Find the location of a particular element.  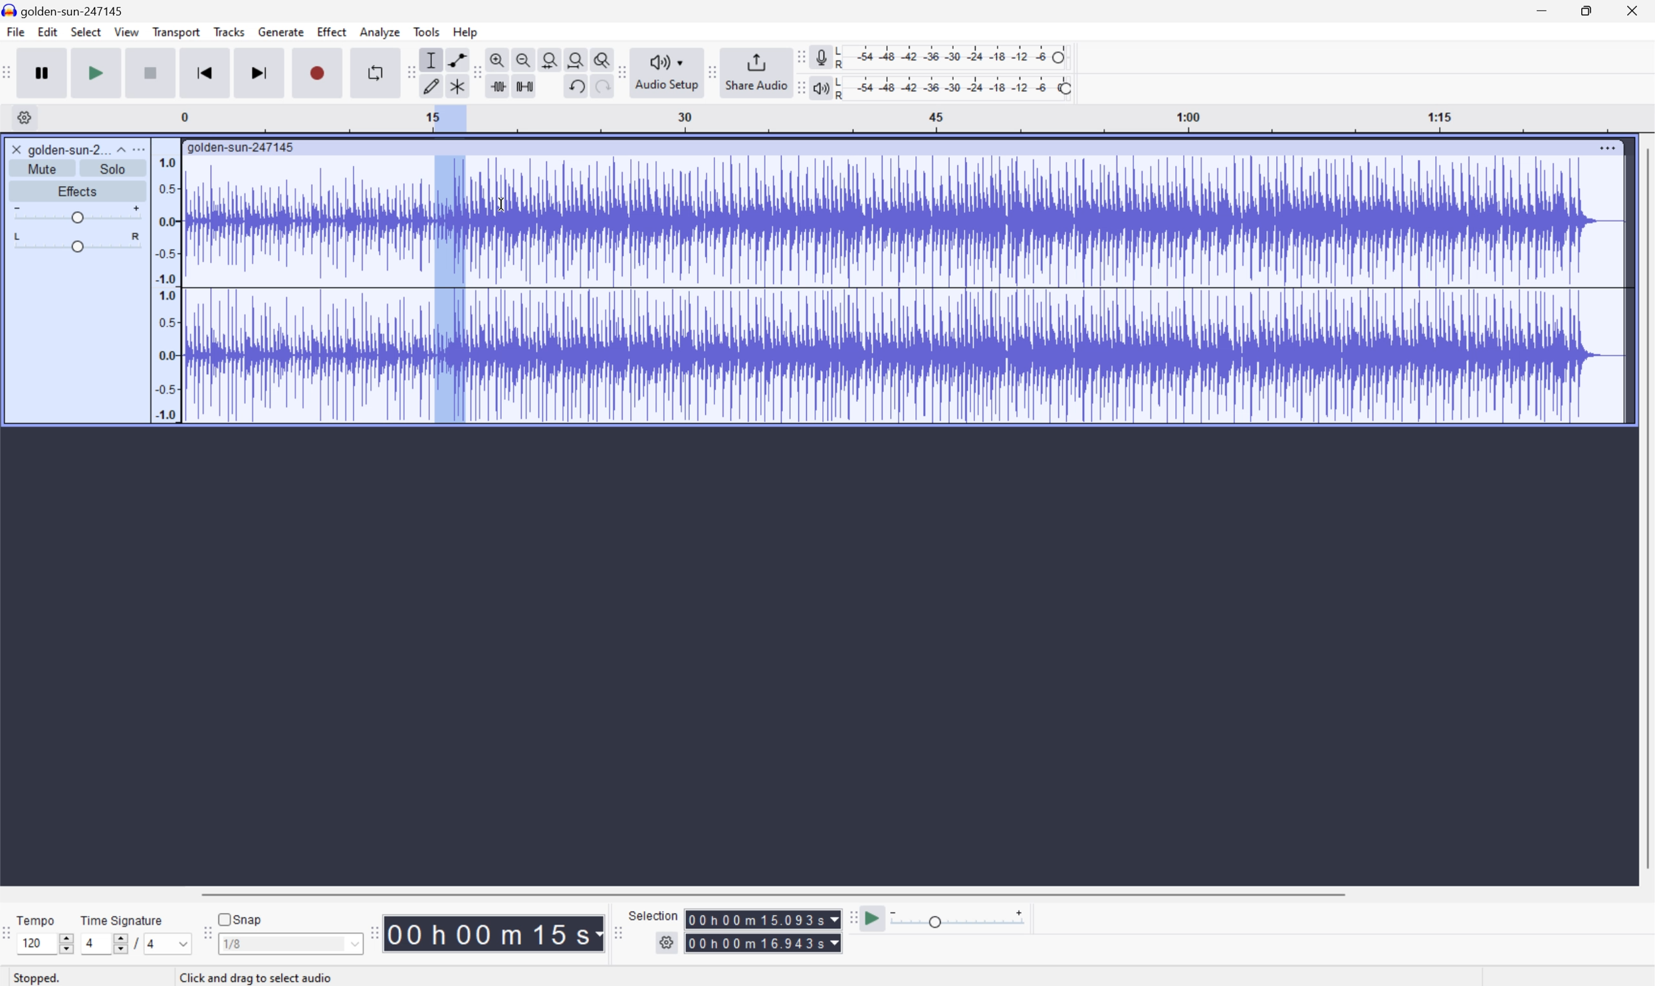

Click and drag to select audio is located at coordinates (298, 973).